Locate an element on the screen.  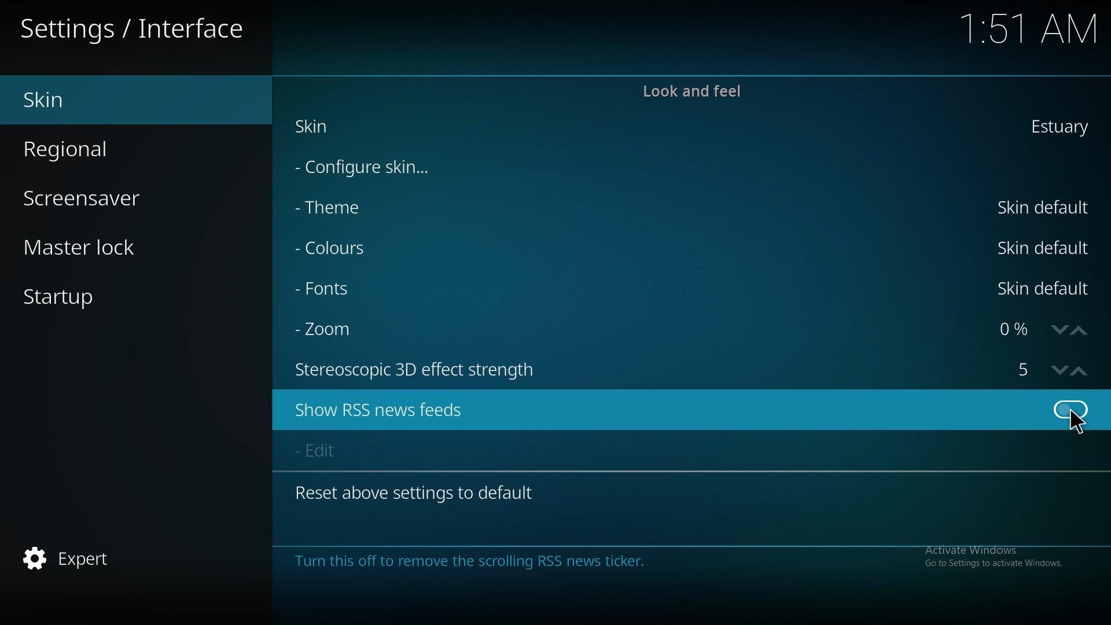
show rss new feeds is located at coordinates (399, 409).